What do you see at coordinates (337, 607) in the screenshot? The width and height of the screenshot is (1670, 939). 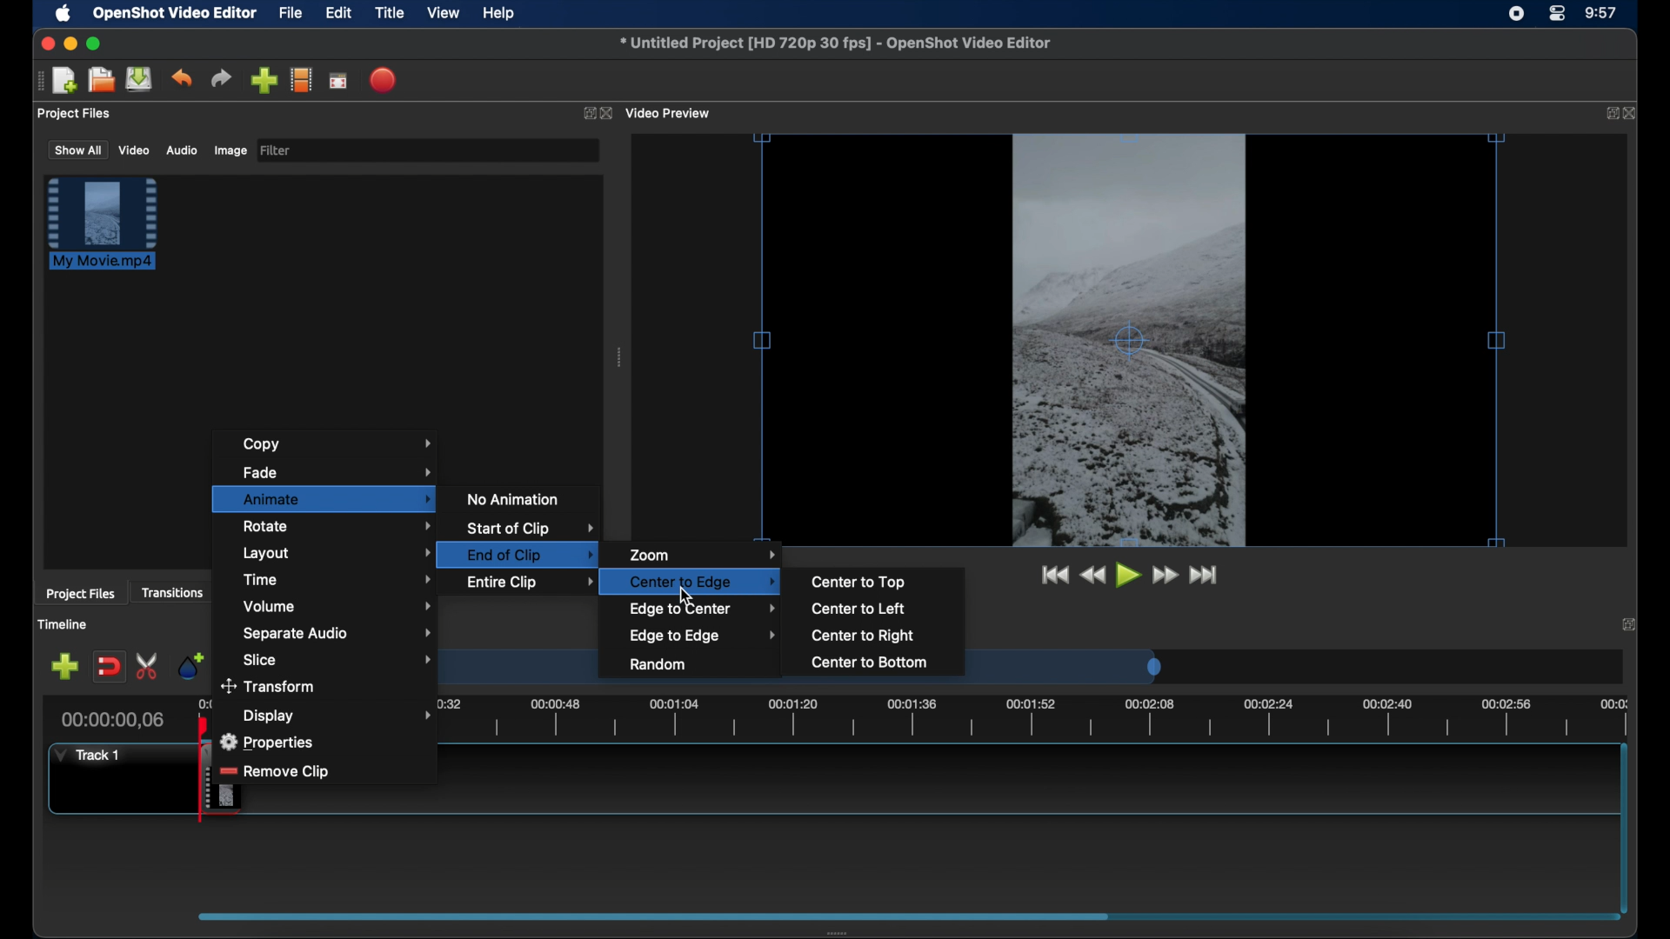 I see `volume menu` at bounding box center [337, 607].